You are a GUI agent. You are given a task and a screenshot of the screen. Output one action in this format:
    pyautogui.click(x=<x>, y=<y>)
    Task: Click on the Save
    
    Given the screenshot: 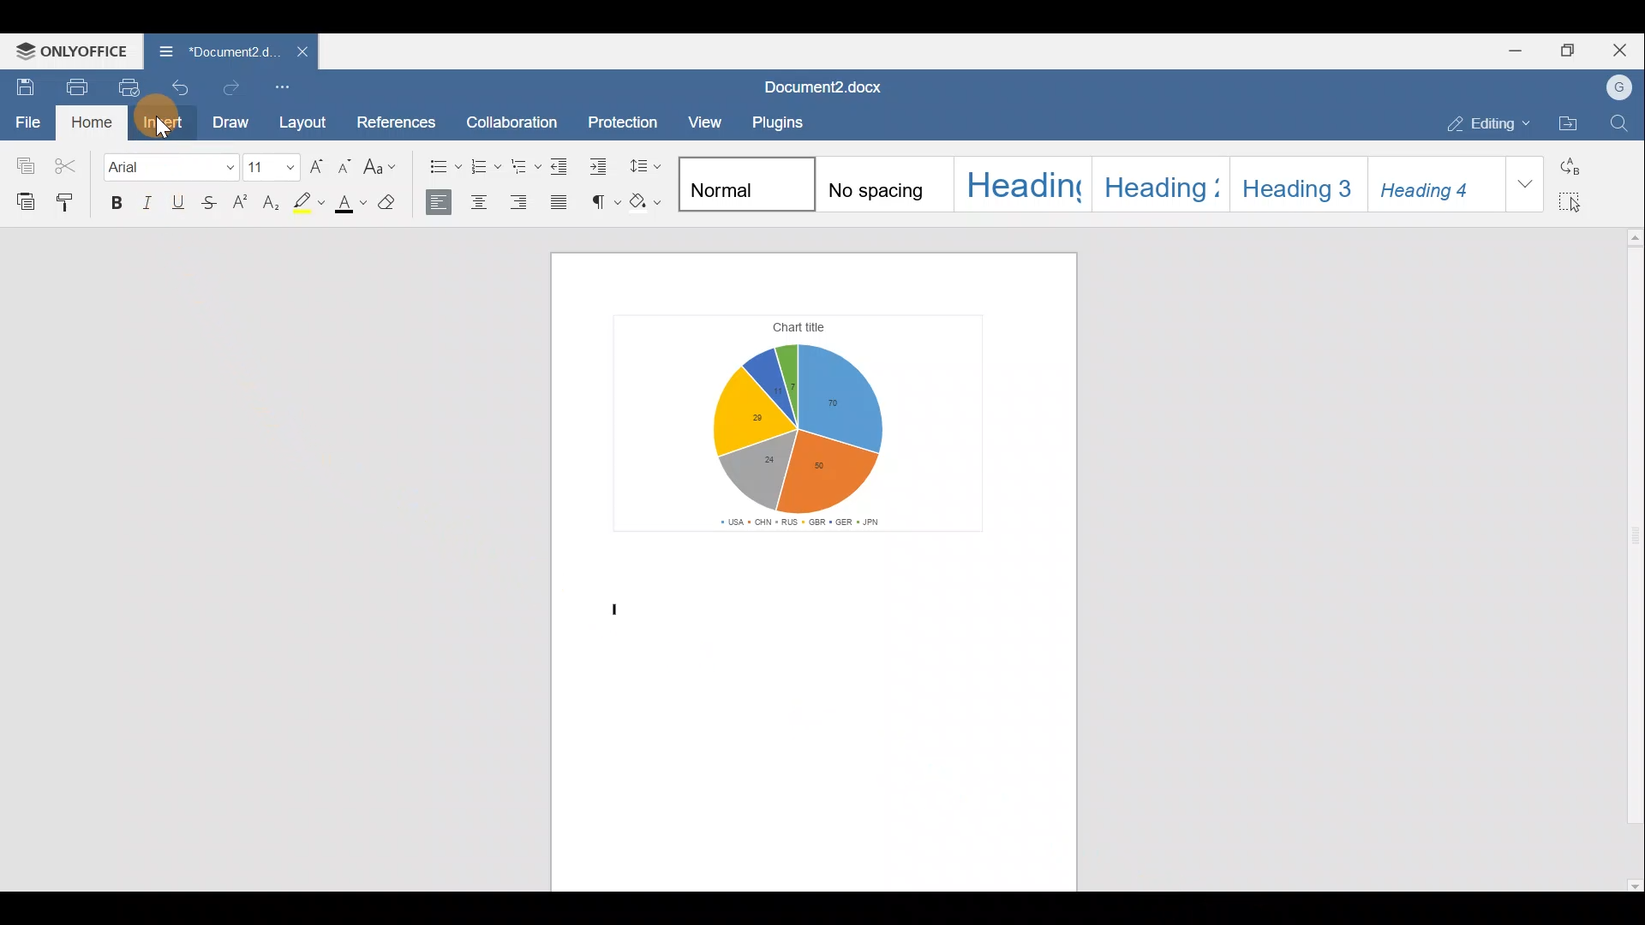 What is the action you would take?
    pyautogui.click(x=21, y=85)
    